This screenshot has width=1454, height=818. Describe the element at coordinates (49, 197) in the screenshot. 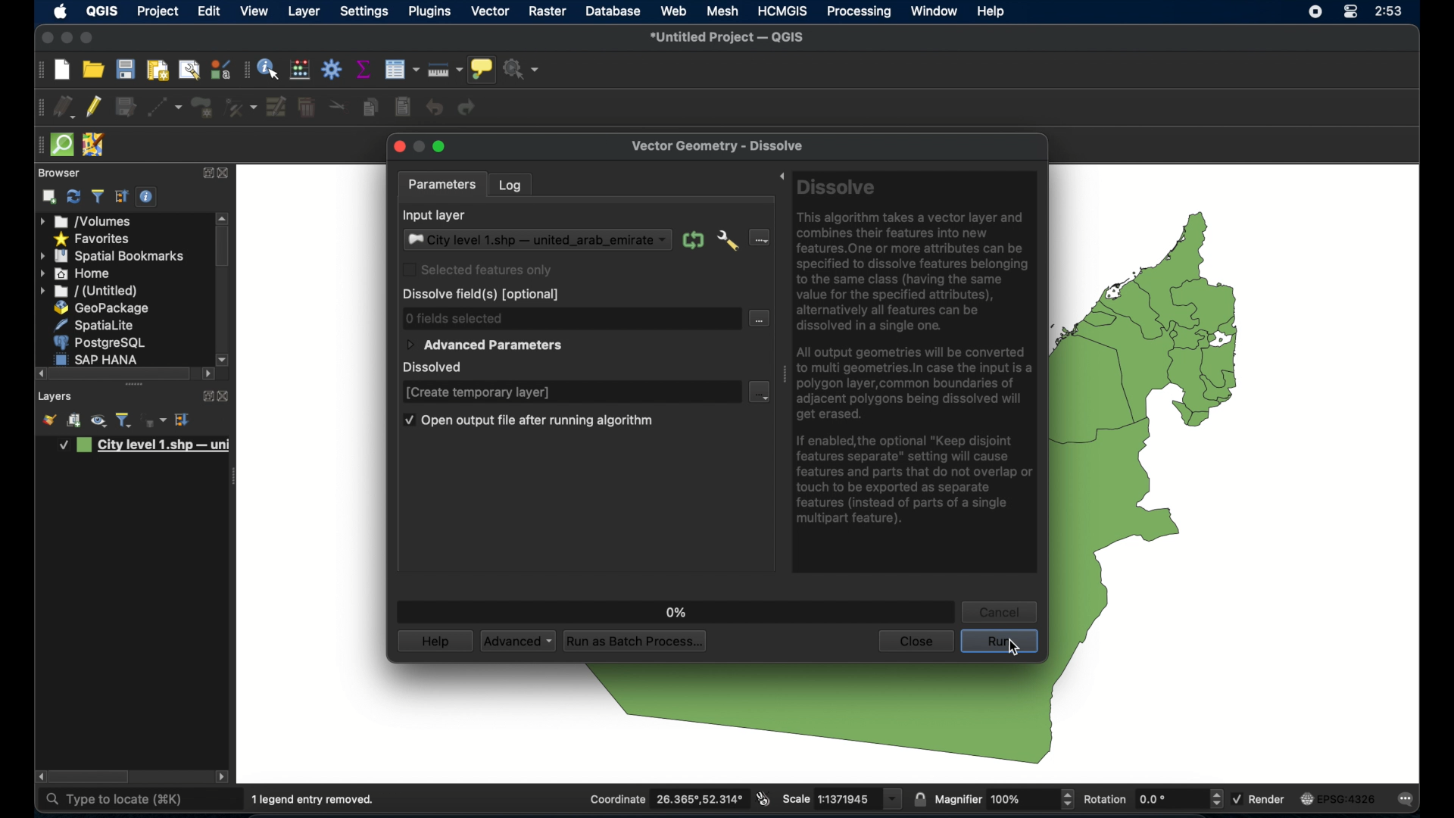

I see `add selected layers` at that location.